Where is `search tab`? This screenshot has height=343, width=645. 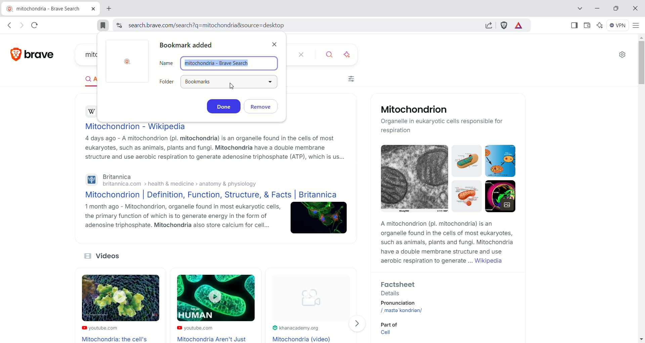
search tab is located at coordinates (577, 9).